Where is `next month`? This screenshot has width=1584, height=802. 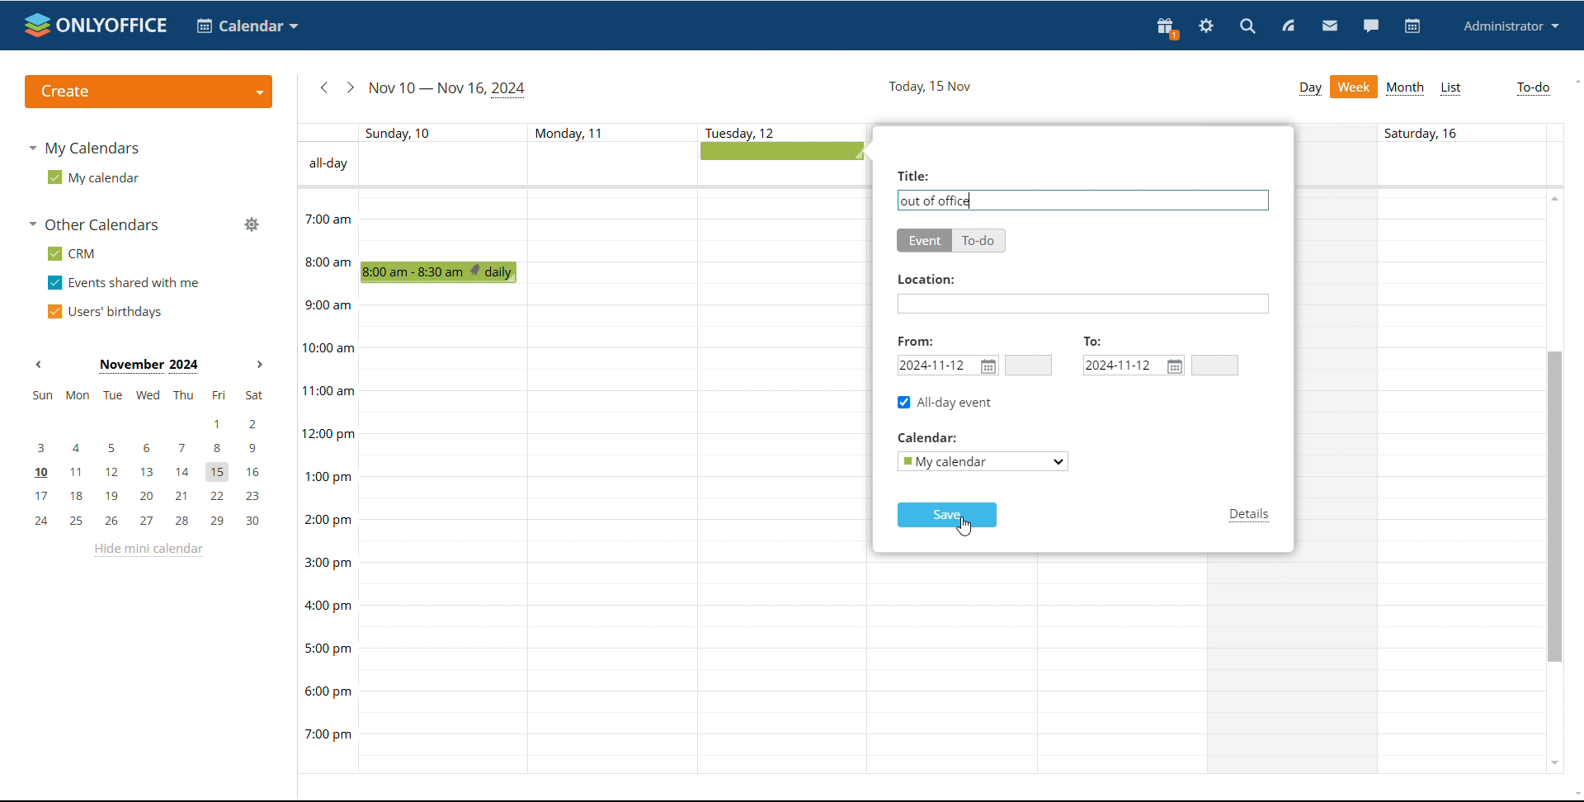
next month is located at coordinates (260, 365).